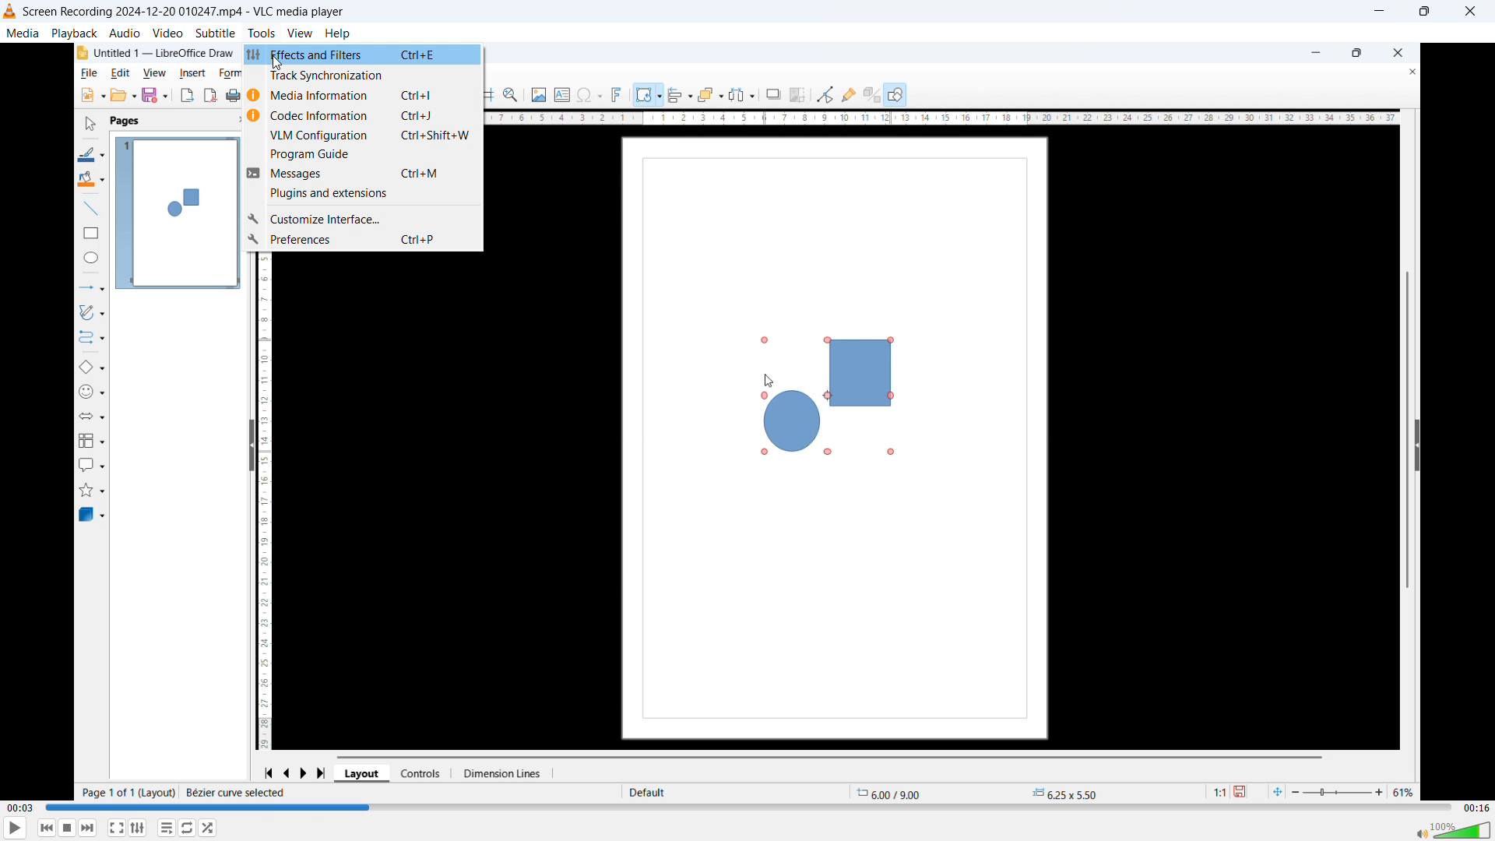  What do you see at coordinates (362, 195) in the screenshot?
I see `Plugins and extensions ` at bounding box center [362, 195].